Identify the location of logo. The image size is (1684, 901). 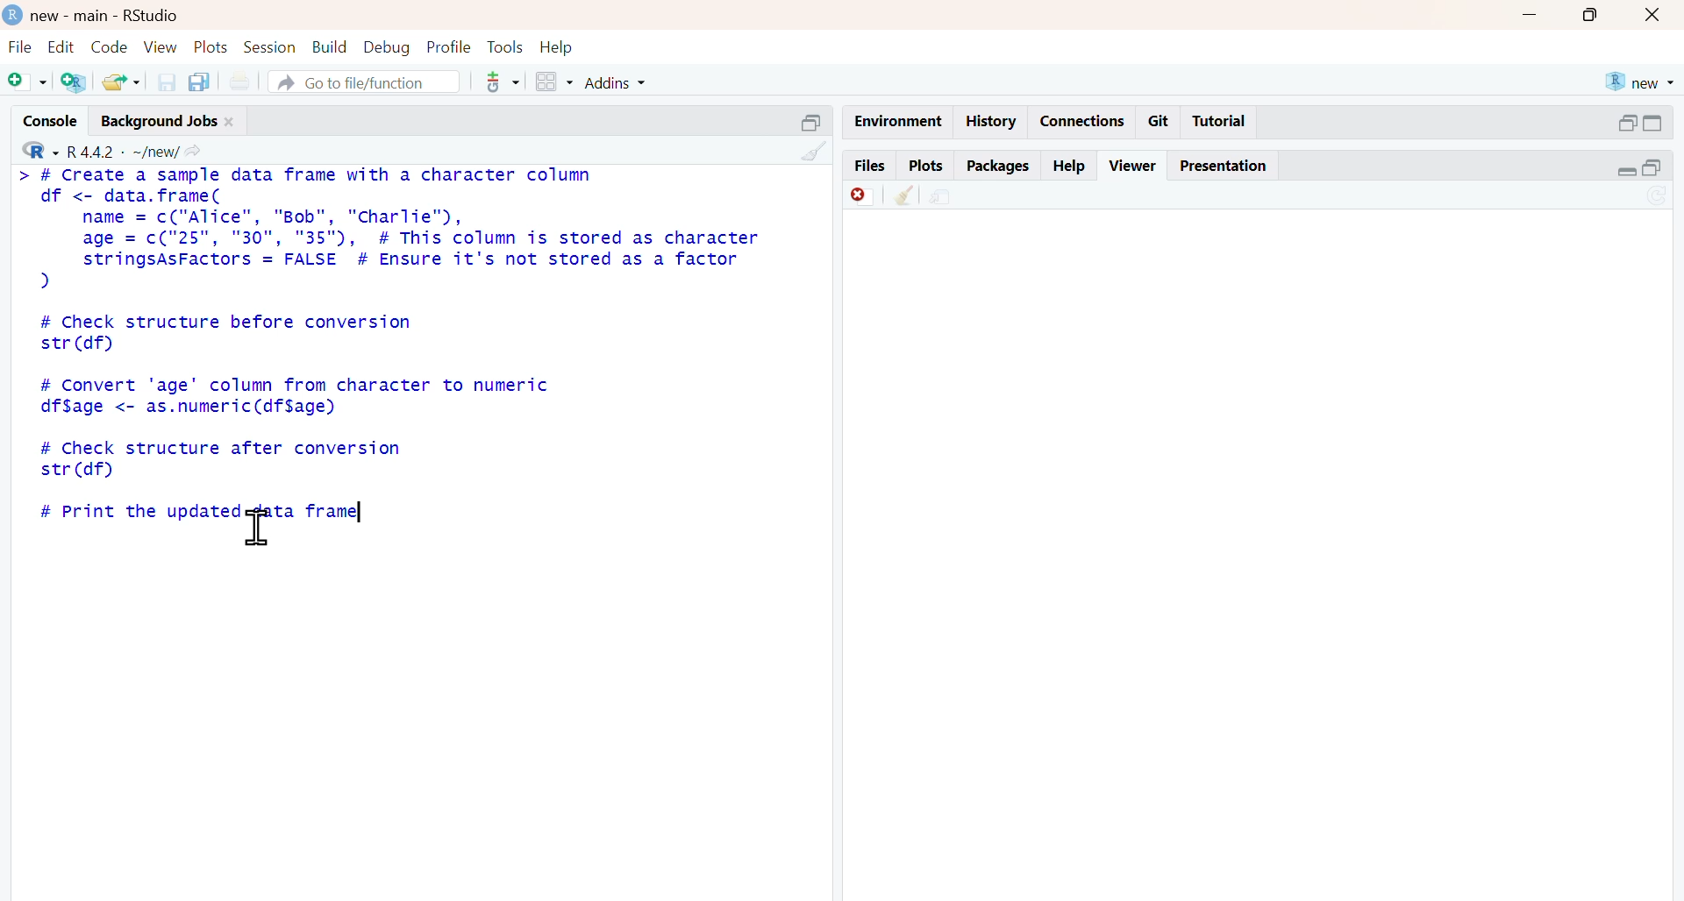
(15, 14).